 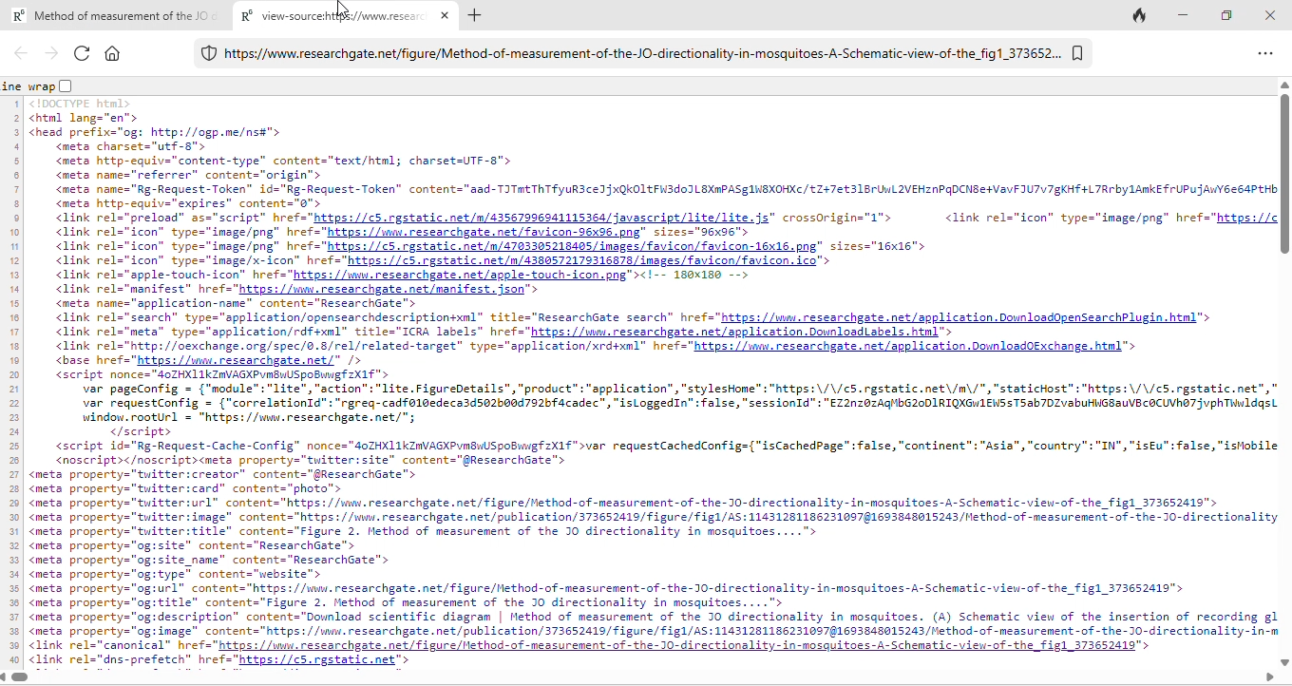 What do you see at coordinates (1282, 175) in the screenshot?
I see `vertical scroll bar` at bounding box center [1282, 175].